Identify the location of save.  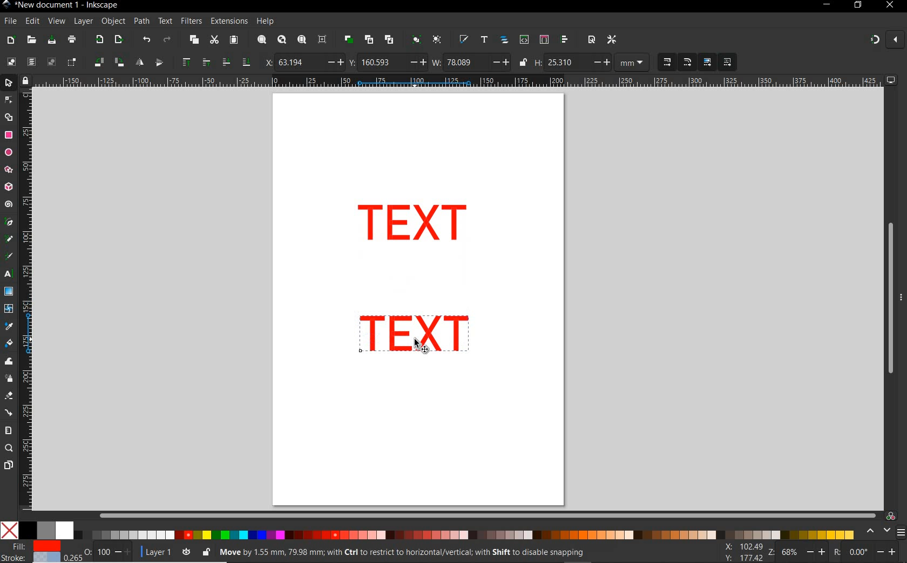
(52, 40).